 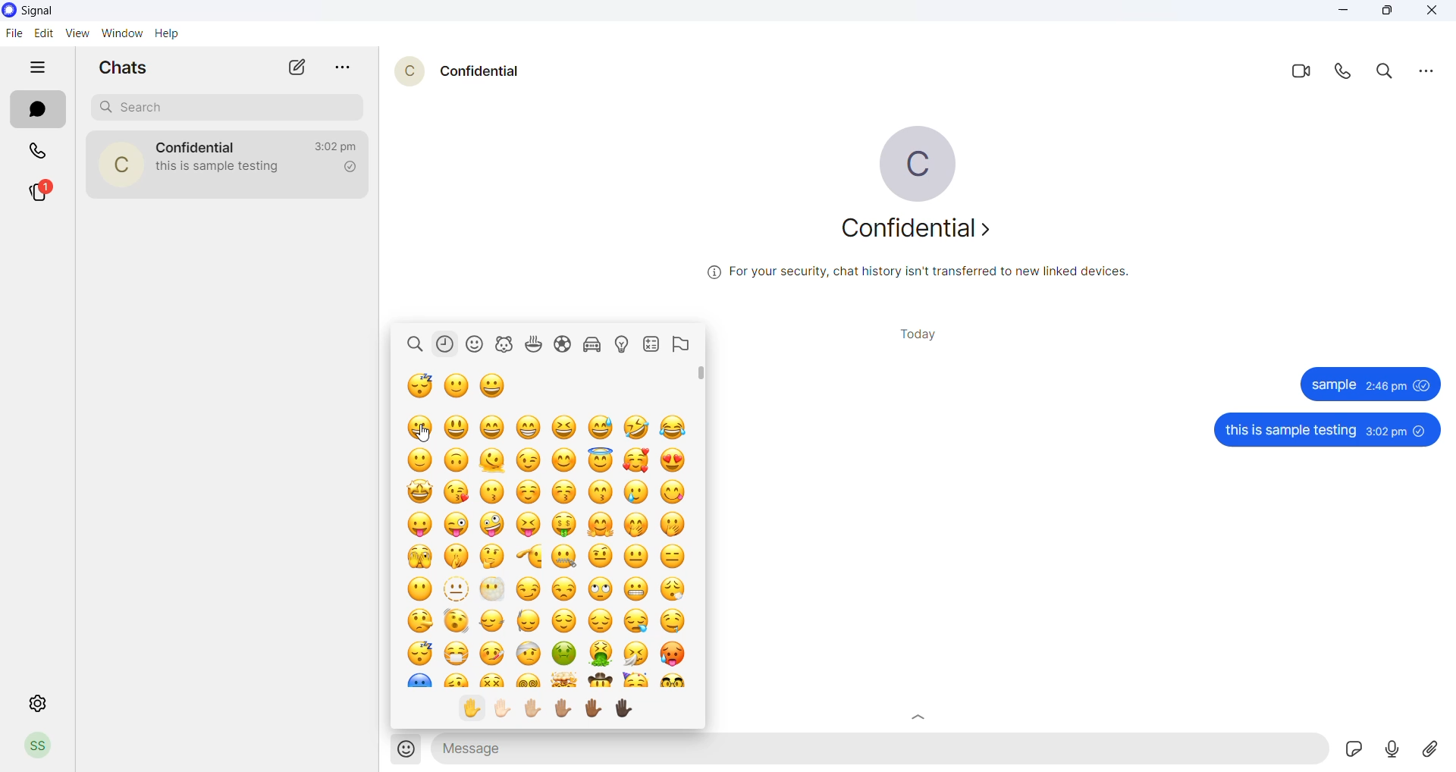 What do you see at coordinates (39, 13) in the screenshot?
I see `application name and logo` at bounding box center [39, 13].